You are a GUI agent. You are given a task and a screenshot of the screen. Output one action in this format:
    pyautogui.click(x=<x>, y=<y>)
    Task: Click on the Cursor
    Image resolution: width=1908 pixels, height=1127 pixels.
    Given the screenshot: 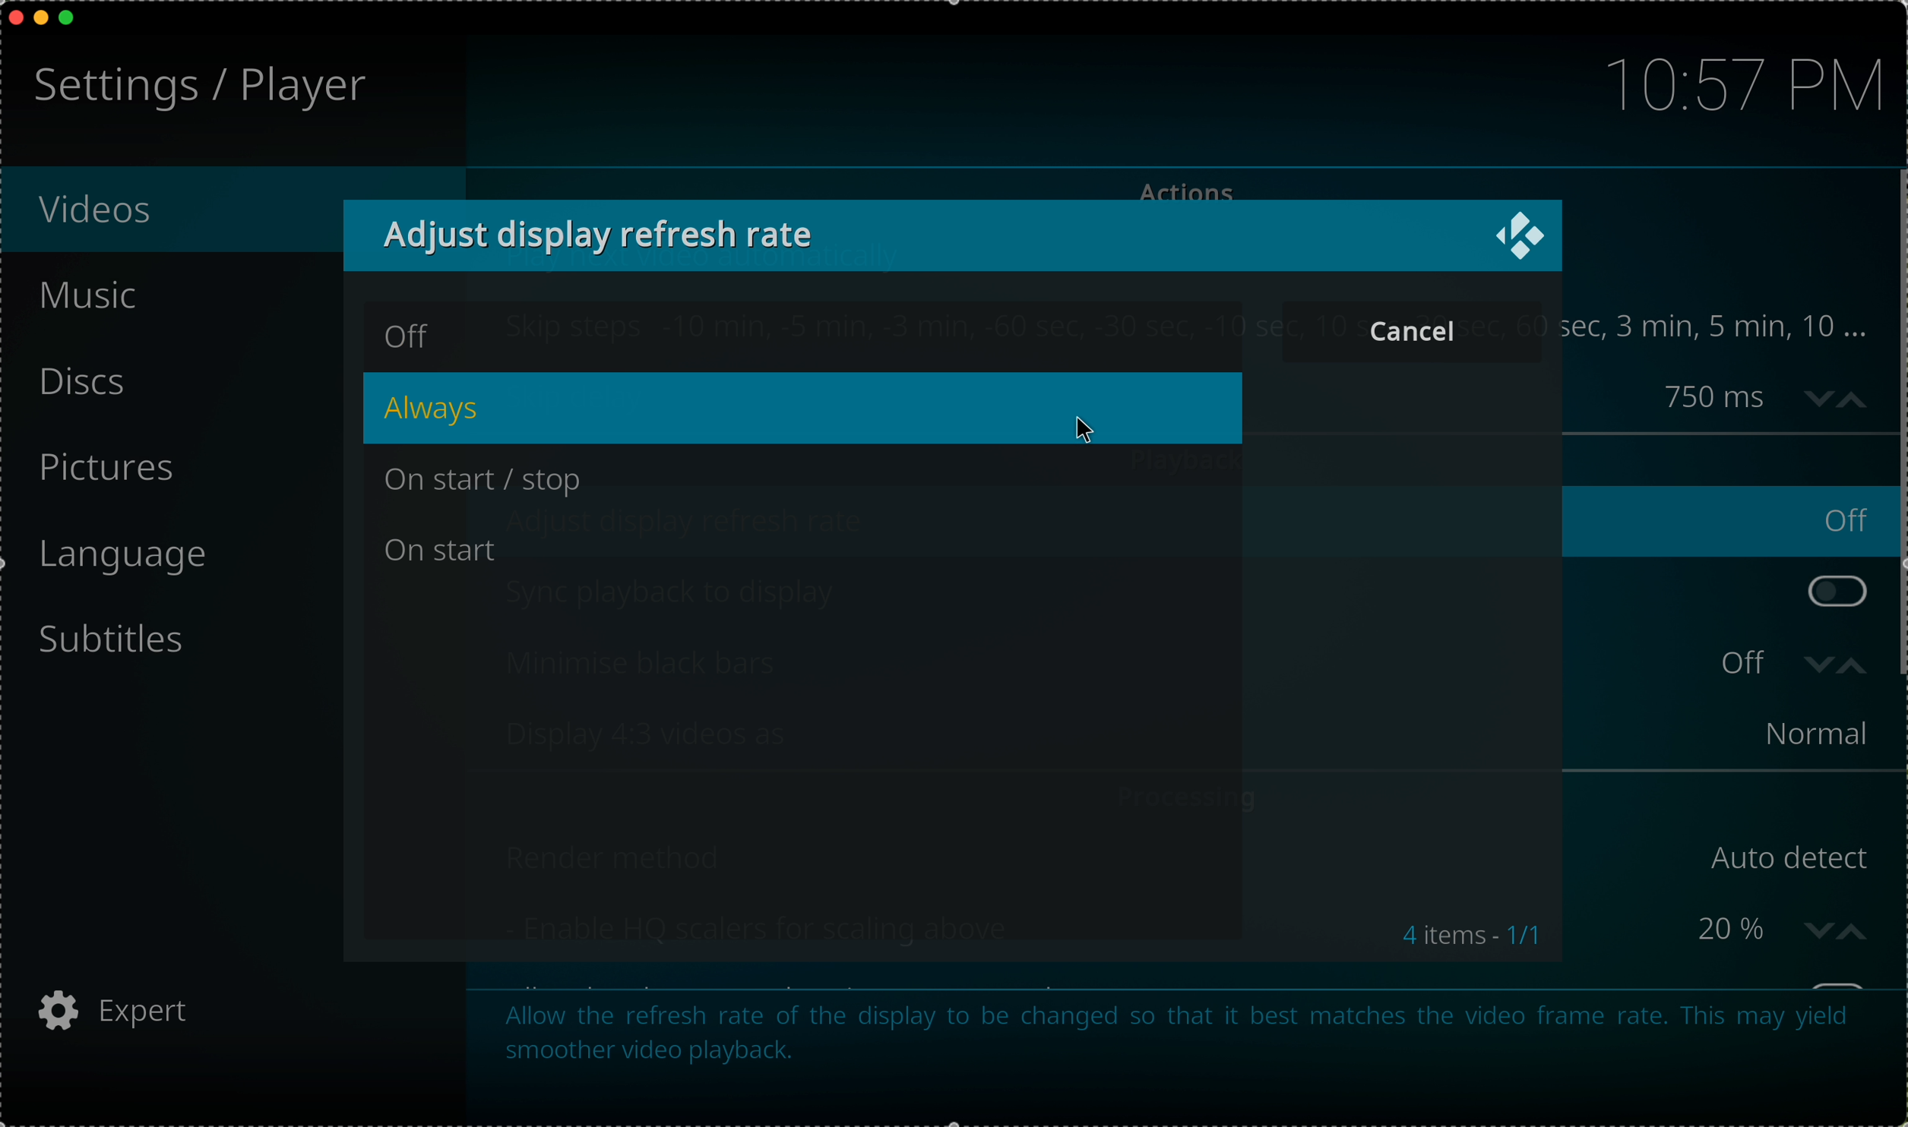 What is the action you would take?
    pyautogui.click(x=1086, y=431)
    